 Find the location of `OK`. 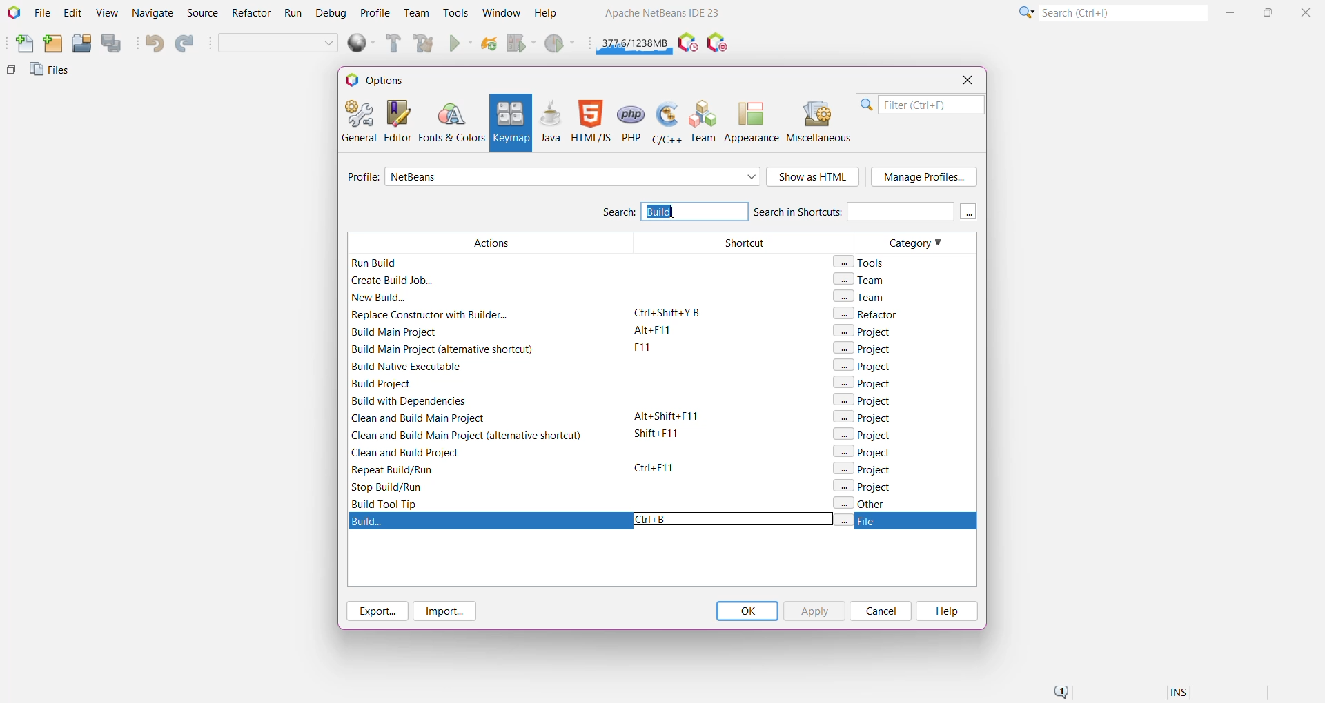

OK is located at coordinates (747, 611).